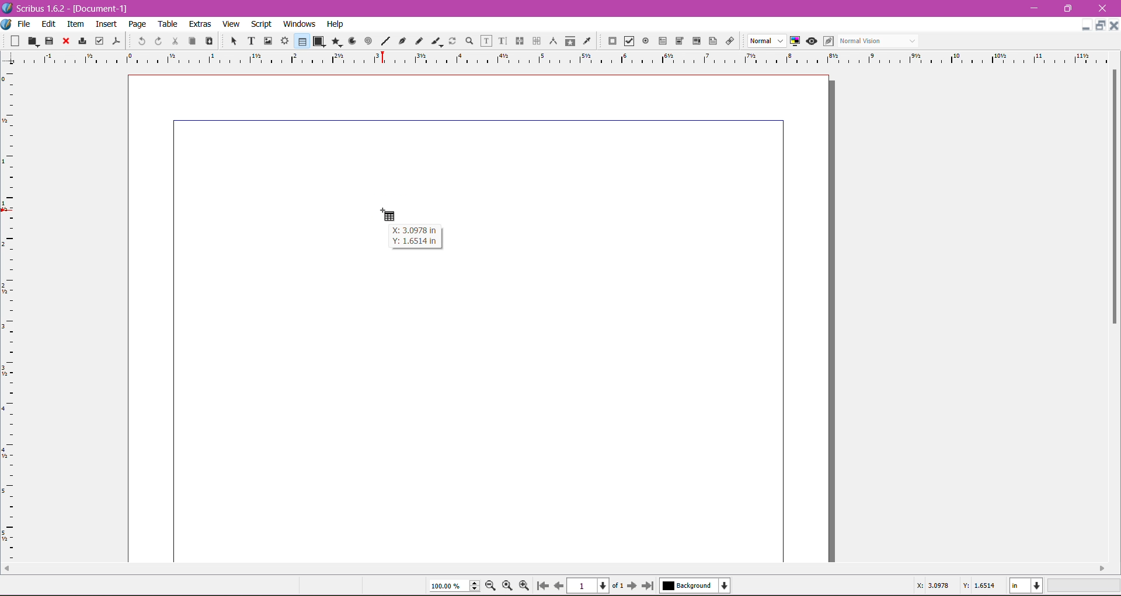 The image size is (1121, 596). Describe the element at coordinates (552, 41) in the screenshot. I see `Measurements` at that location.